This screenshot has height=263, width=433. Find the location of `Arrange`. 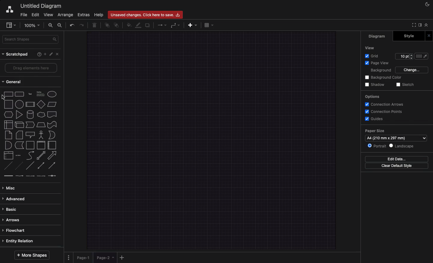

Arrange is located at coordinates (66, 15).